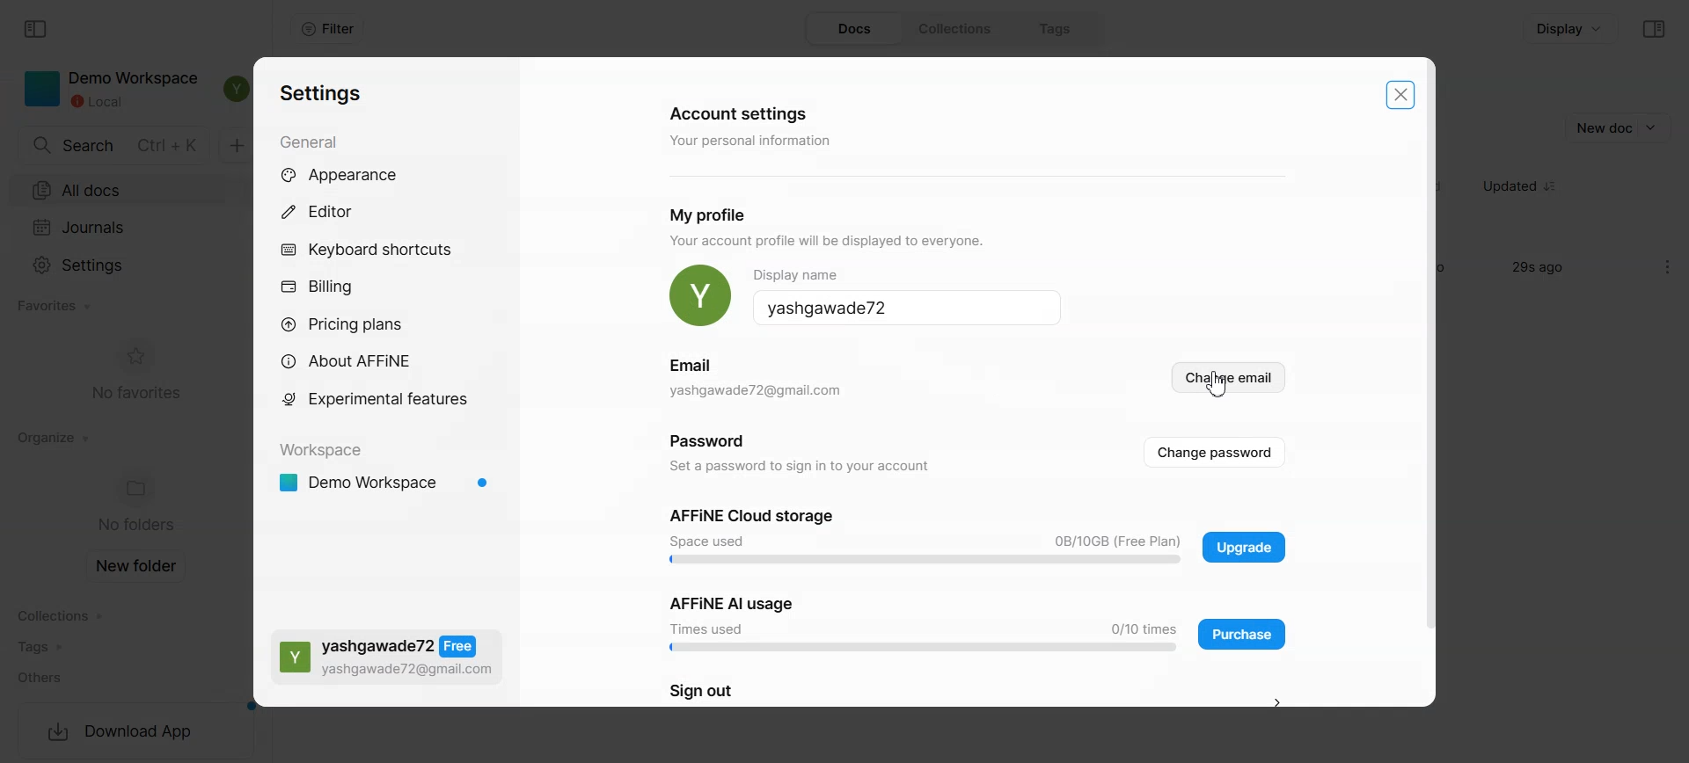  Describe the element at coordinates (908, 309) in the screenshot. I see `Display name` at that location.